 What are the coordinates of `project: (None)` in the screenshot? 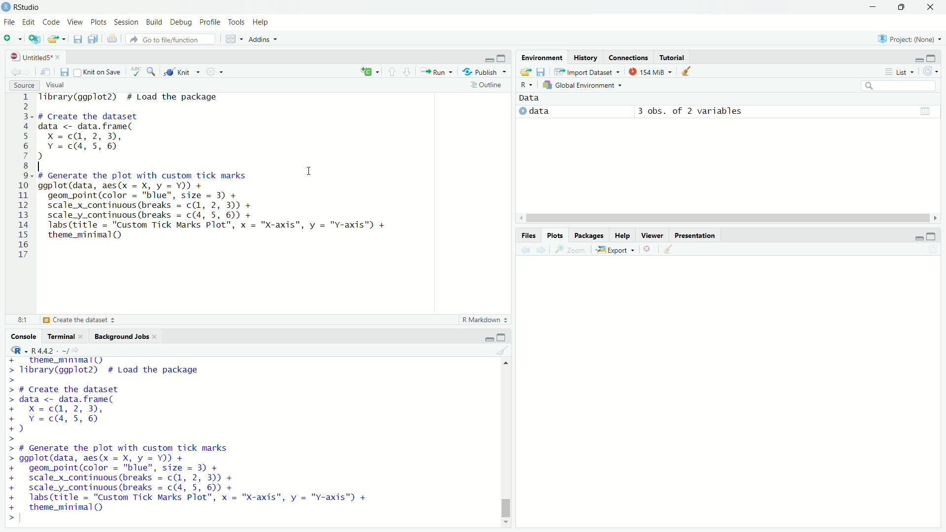 It's located at (909, 36).